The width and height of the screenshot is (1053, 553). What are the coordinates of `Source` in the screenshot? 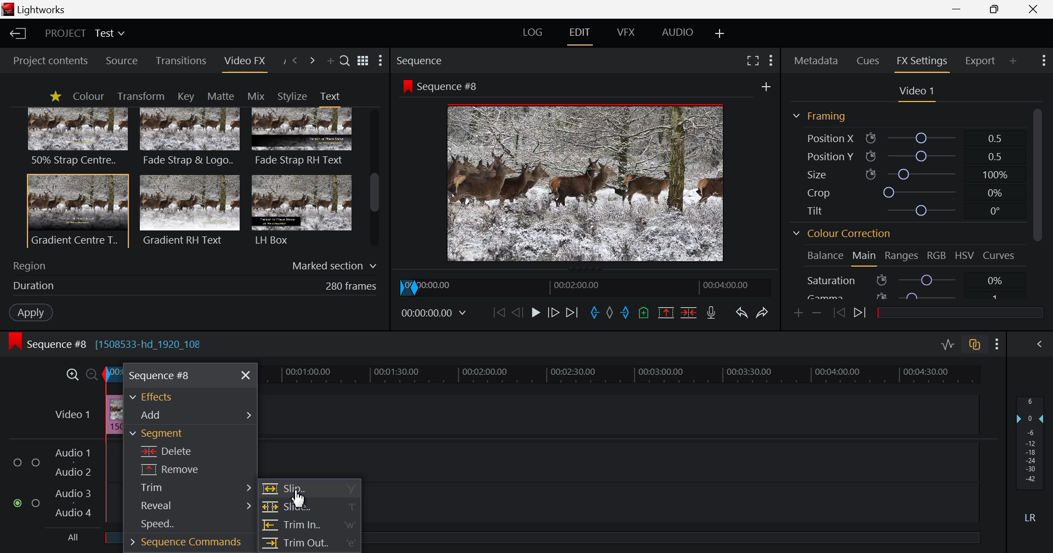 It's located at (122, 61).